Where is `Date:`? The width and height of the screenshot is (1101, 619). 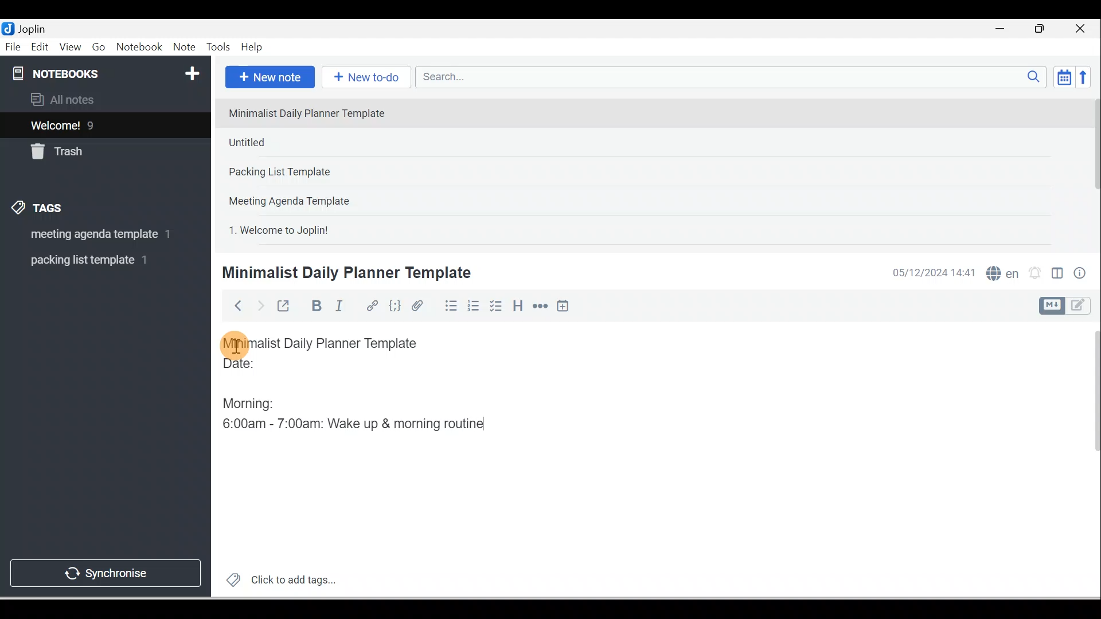 Date: is located at coordinates (271, 369).